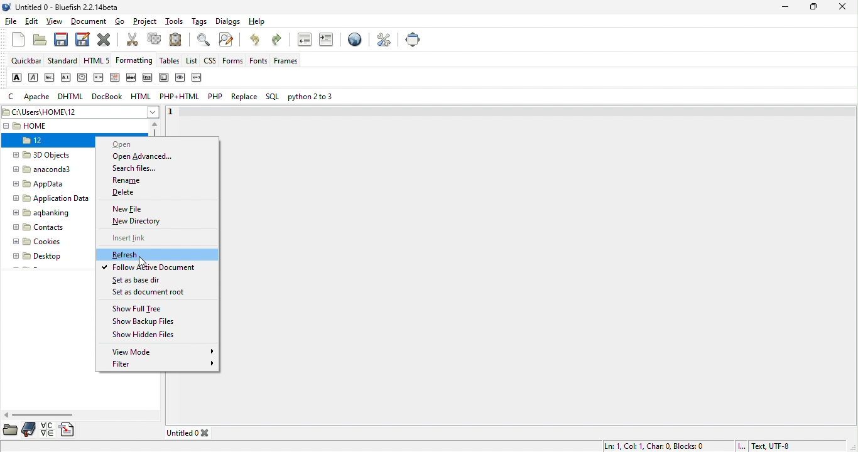  Describe the element at coordinates (11, 430) in the screenshot. I see `file browser` at that location.